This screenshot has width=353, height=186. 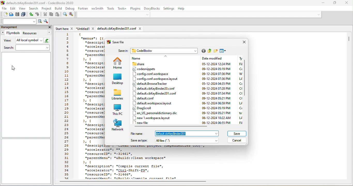 I want to click on logo, so click(x=3, y=3).